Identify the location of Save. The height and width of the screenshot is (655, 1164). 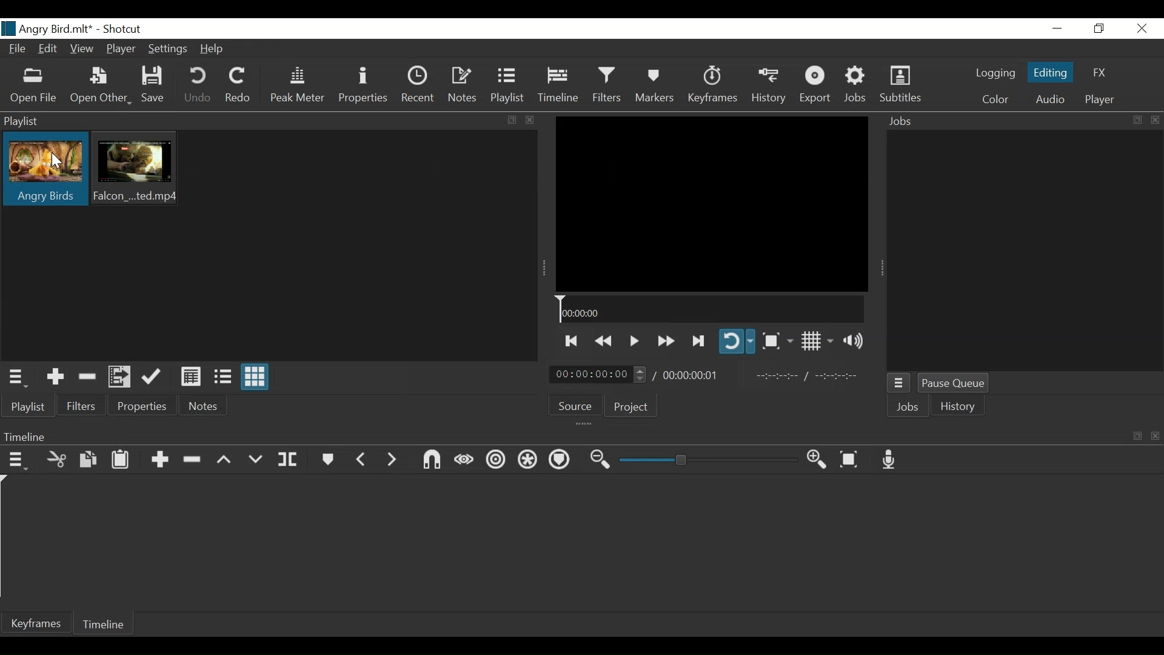
(157, 87).